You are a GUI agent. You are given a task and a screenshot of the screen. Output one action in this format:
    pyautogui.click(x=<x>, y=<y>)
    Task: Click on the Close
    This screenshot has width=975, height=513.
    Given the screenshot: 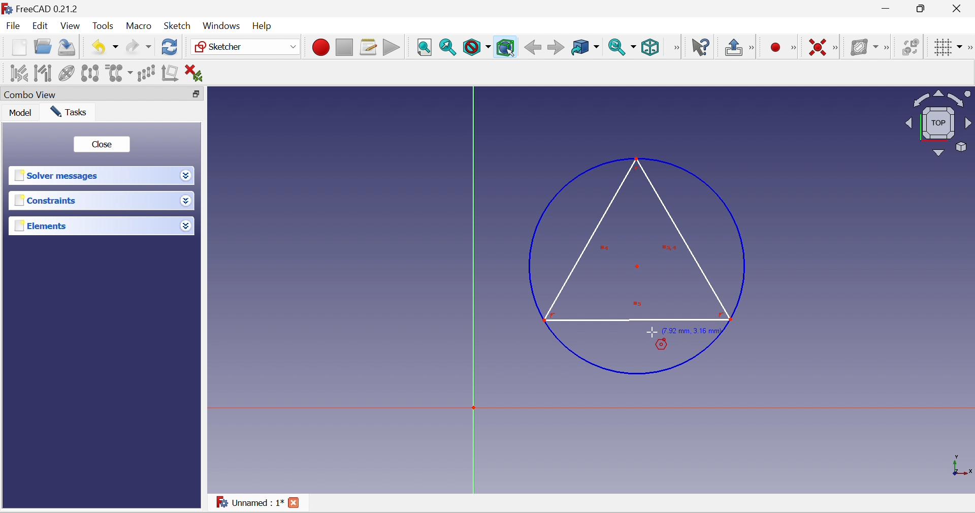 What is the action you would take?
    pyautogui.click(x=960, y=8)
    